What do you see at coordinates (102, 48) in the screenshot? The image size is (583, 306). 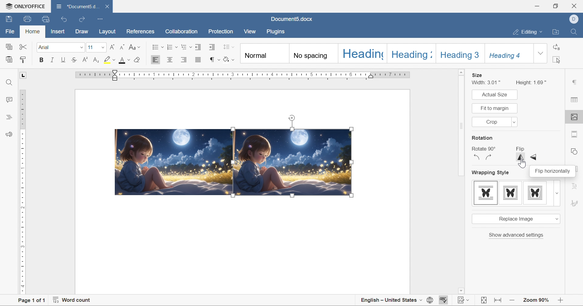 I see `drop down` at bounding box center [102, 48].